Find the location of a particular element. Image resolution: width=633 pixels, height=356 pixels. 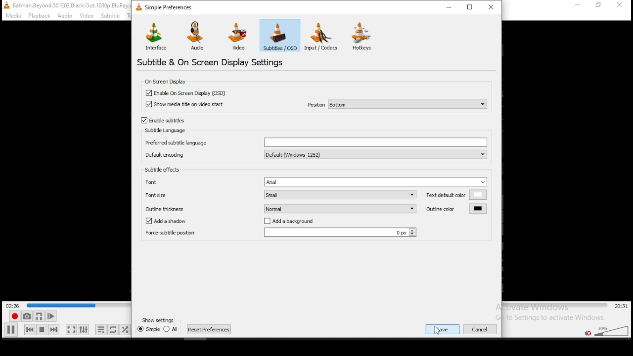

smaller is located at coordinates (340, 208).